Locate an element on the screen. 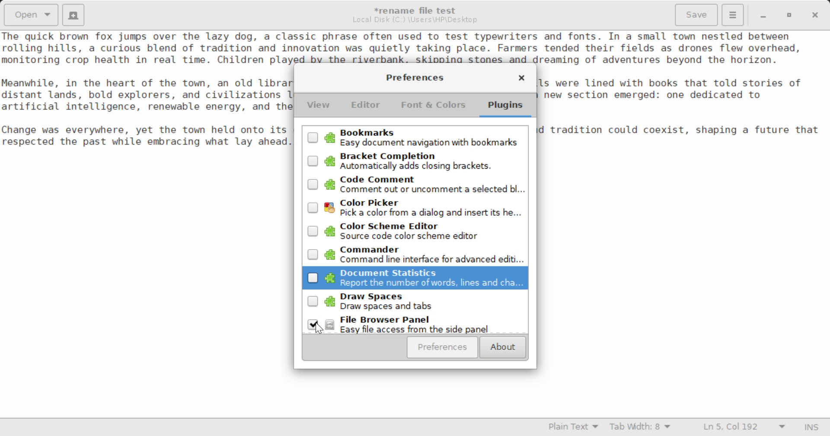 The image size is (830, 436). Close Window is located at coordinates (521, 79).